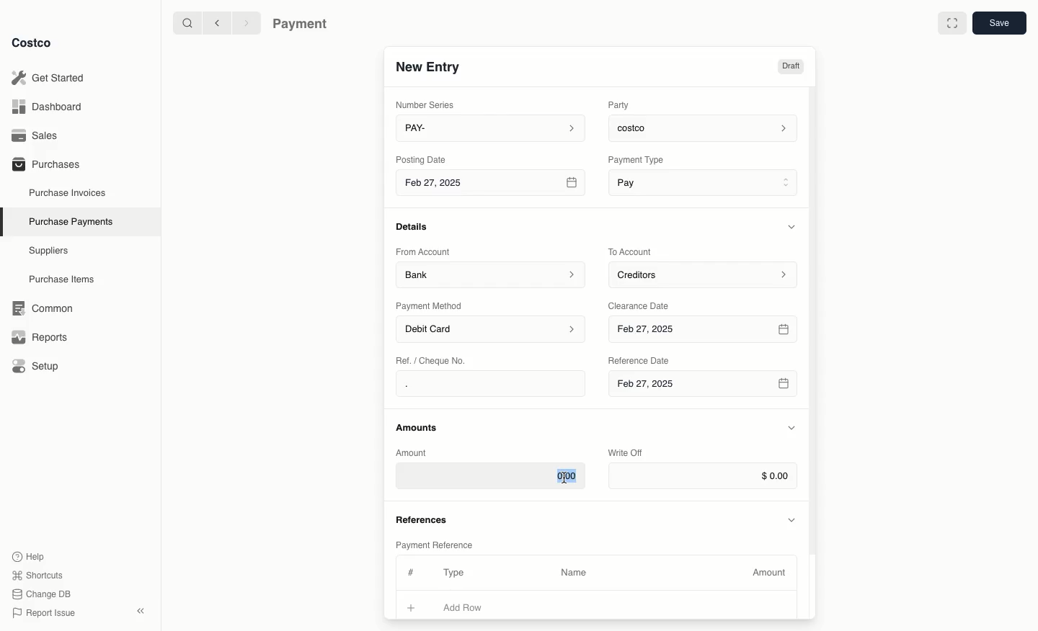 The height and width of the screenshot is (631, 1038). What do you see at coordinates (952, 25) in the screenshot?
I see `Full width toggle` at bounding box center [952, 25].